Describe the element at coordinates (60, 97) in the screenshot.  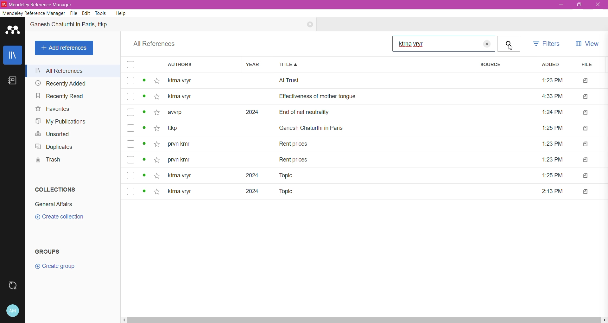
I see `Recently Read` at that location.